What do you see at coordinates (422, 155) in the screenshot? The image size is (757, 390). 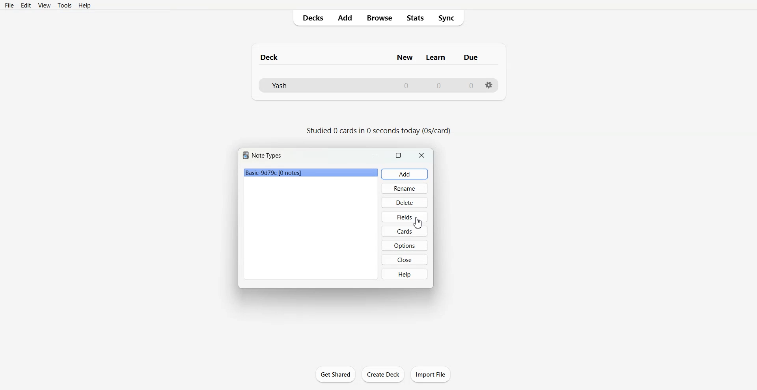 I see `Close` at bounding box center [422, 155].